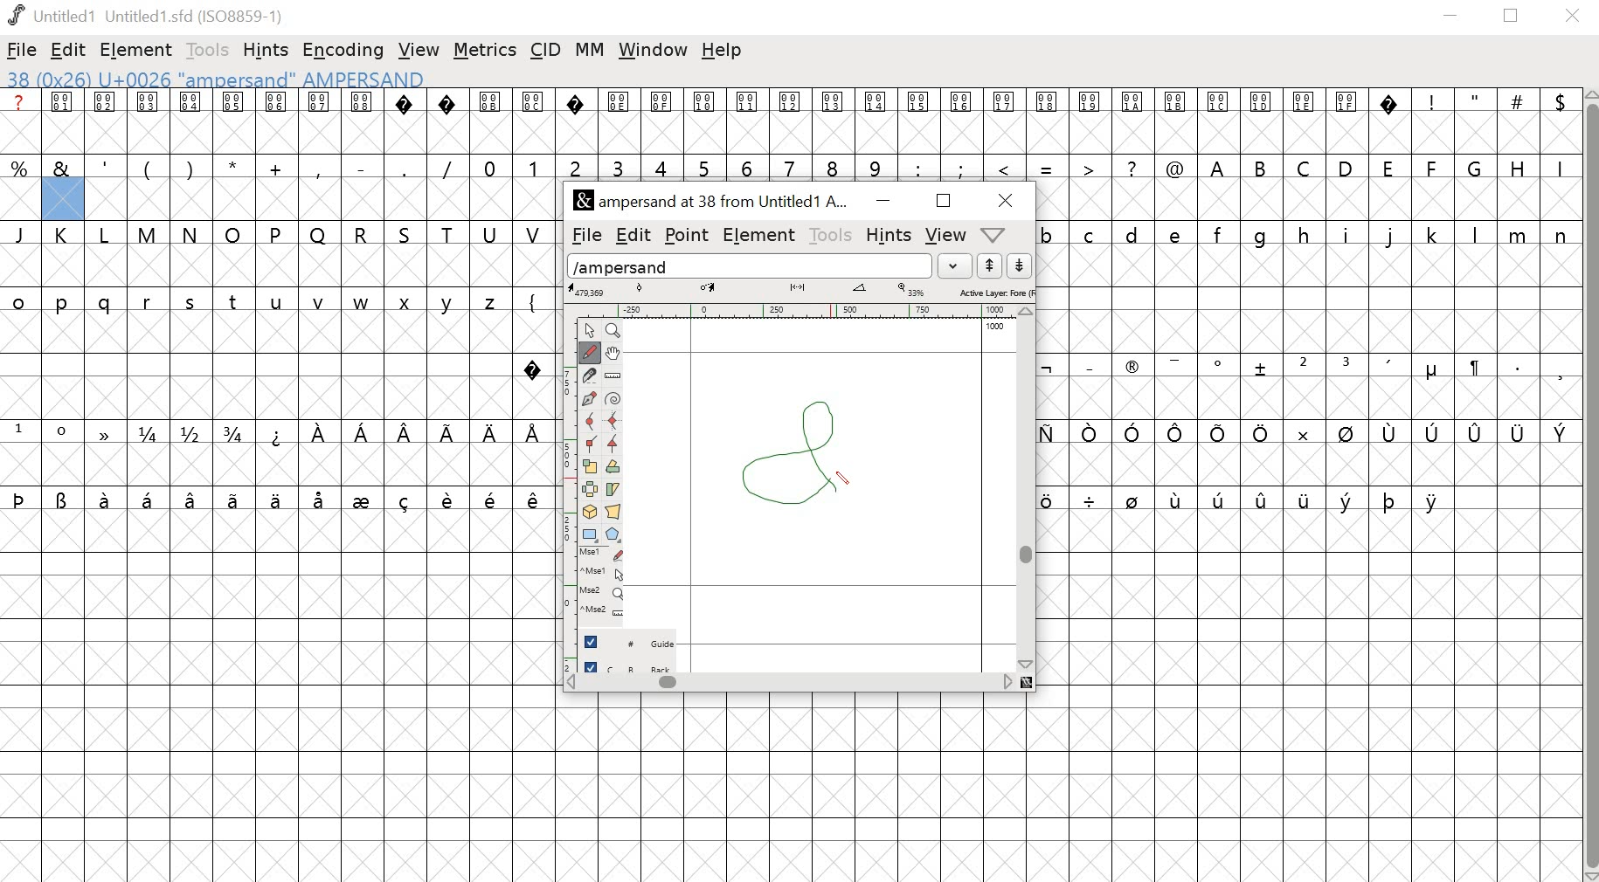 This screenshot has width=1599, height=882. Describe the element at coordinates (794, 121) in the screenshot. I see `0012` at that location.